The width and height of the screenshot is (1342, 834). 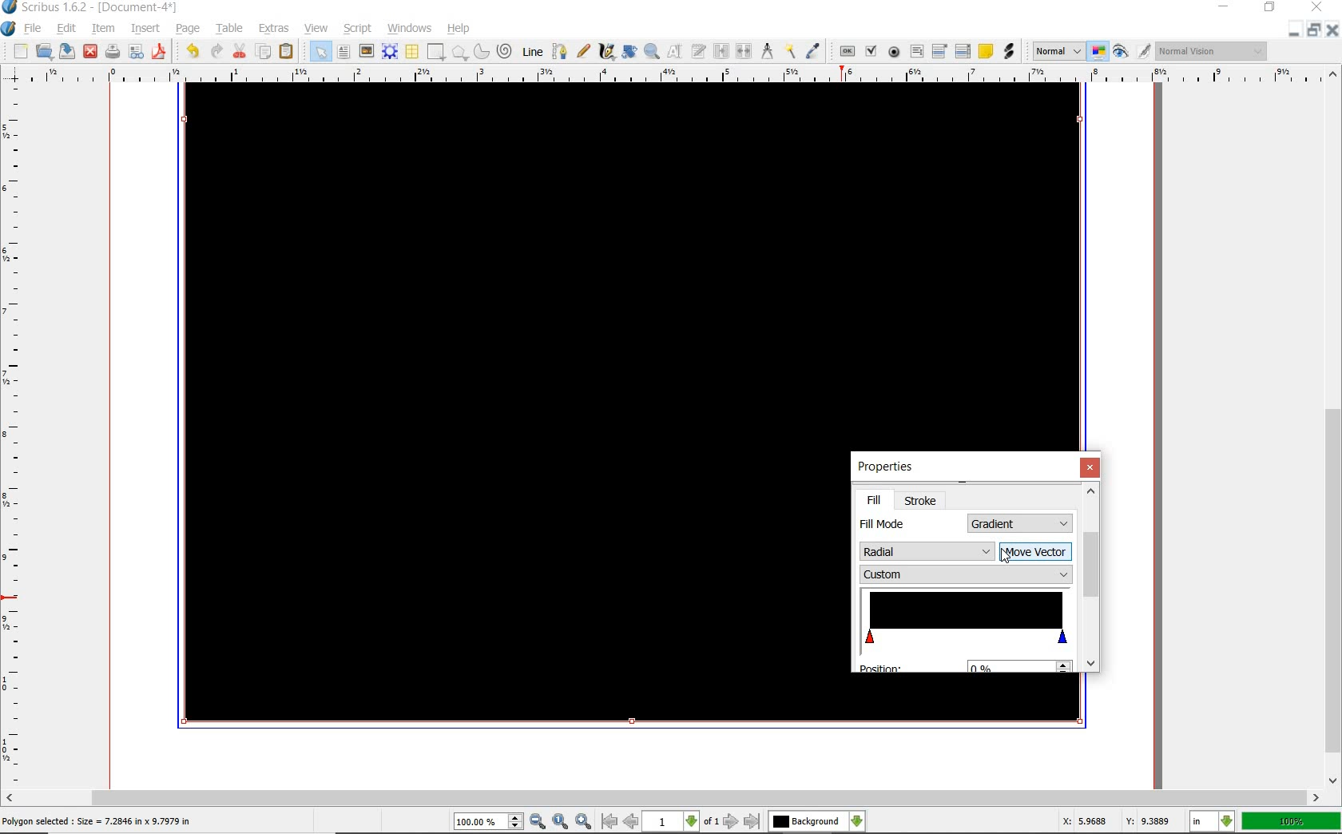 I want to click on system icon, so click(x=9, y=28).